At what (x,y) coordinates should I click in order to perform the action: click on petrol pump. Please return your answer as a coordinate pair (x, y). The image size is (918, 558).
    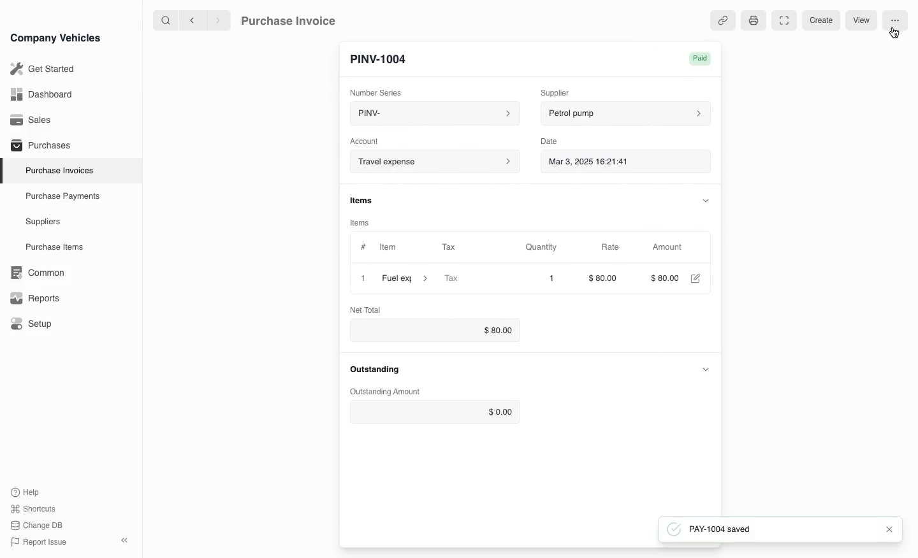
    Looking at the image, I should click on (622, 111).